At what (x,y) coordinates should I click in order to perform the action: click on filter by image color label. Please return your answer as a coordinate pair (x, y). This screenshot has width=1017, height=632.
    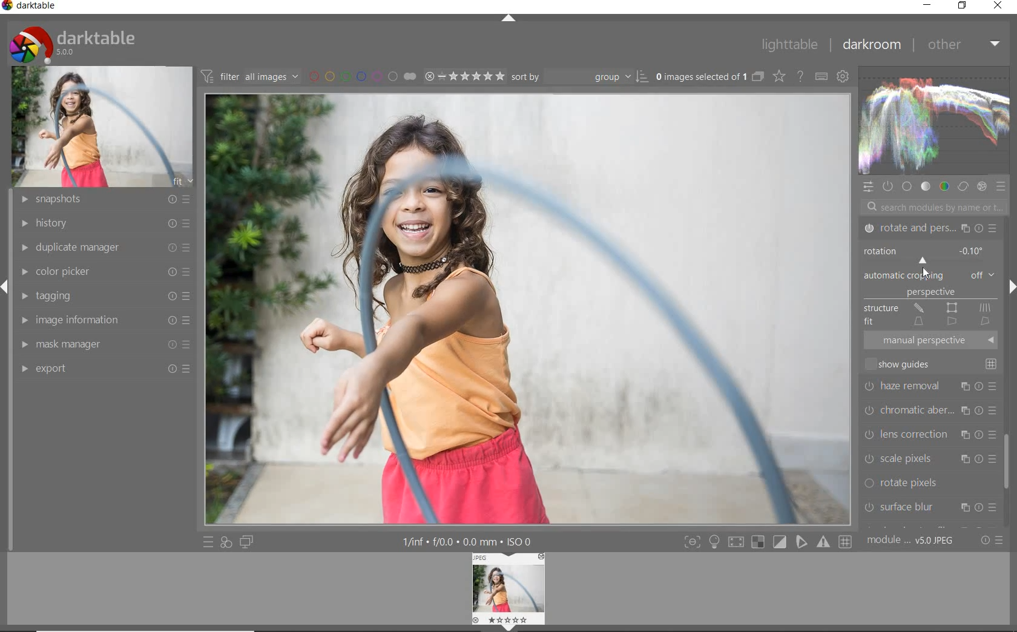
    Looking at the image, I should click on (362, 76).